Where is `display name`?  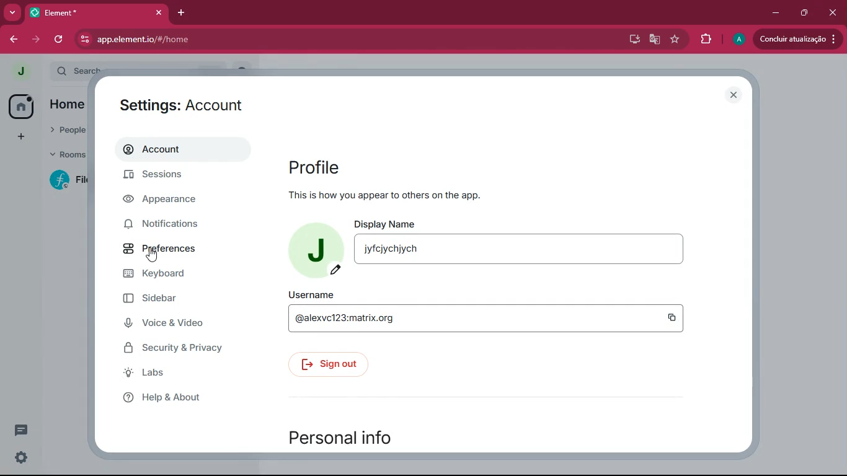
display name is located at coordinates (387, 224).